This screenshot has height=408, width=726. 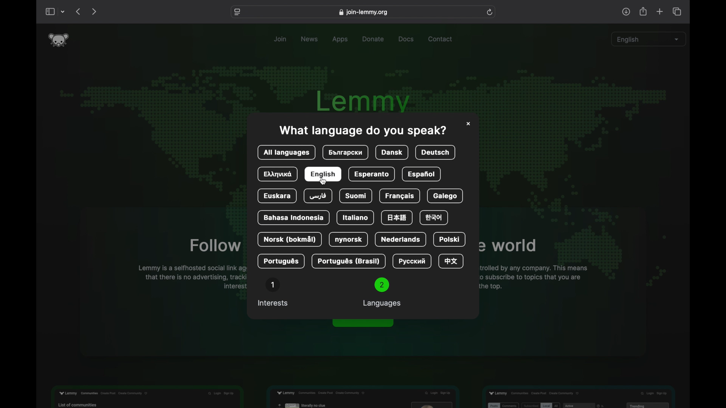 What do you see at coordinates (644, 12) in the screenshot?
I see `share` at bounding box center [644, 12].